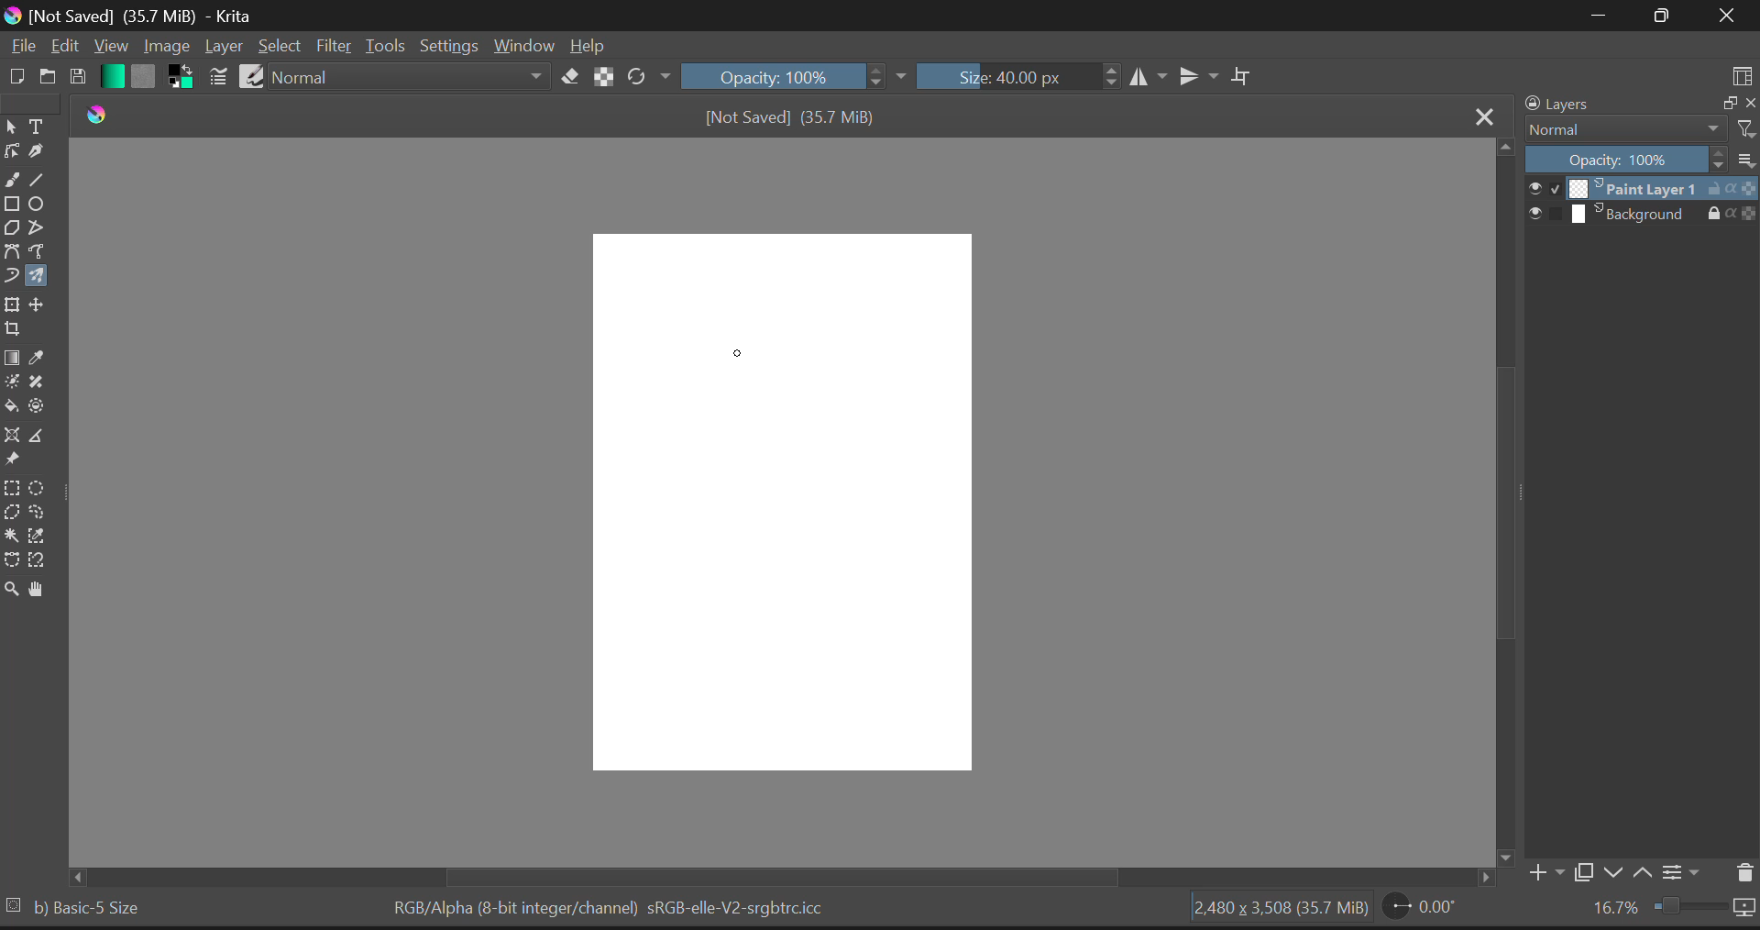  I want to click on Line, so click(40, 177).